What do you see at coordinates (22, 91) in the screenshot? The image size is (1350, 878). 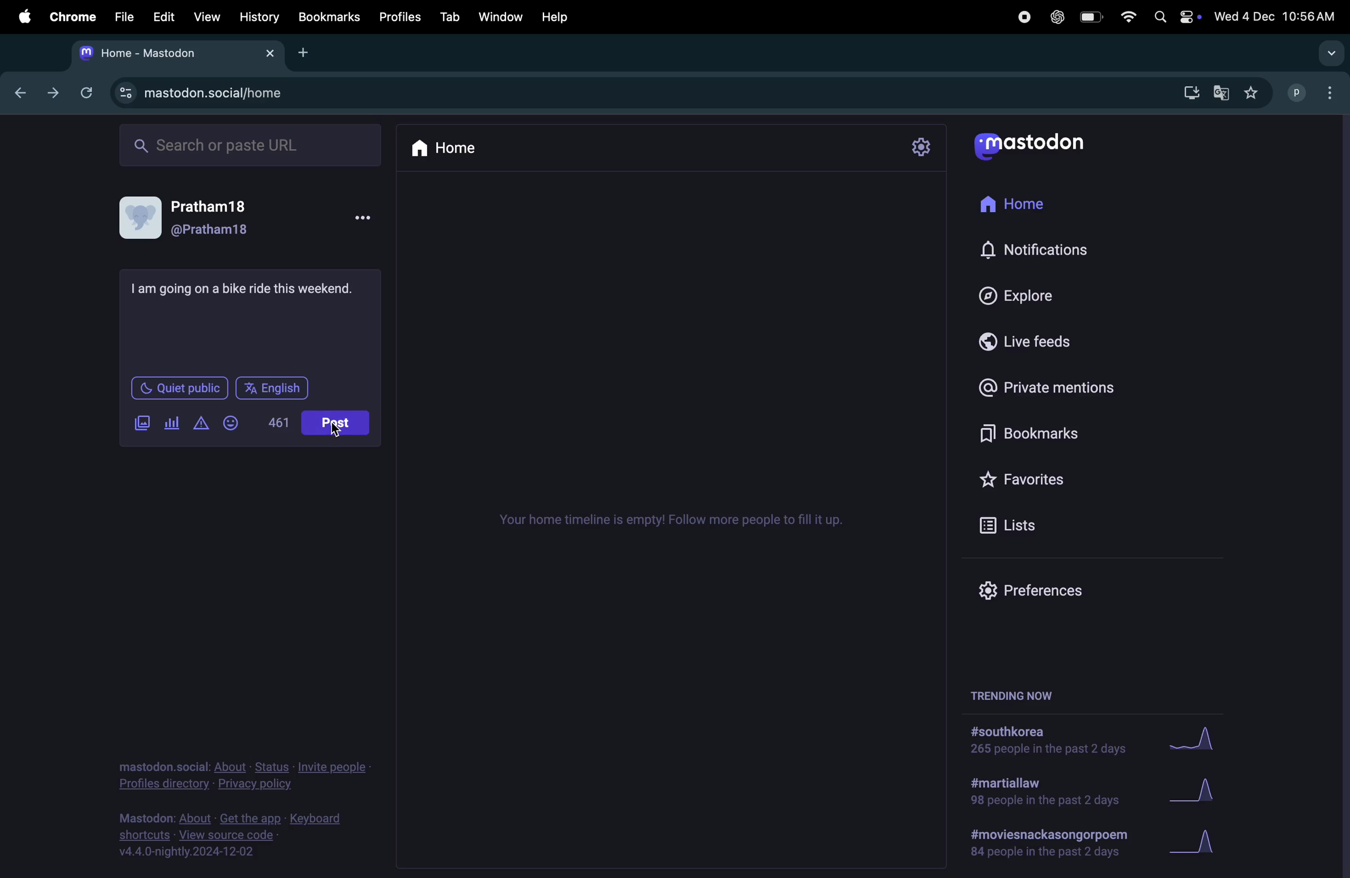 I see `previous tab` at bounding box center [22, 91].